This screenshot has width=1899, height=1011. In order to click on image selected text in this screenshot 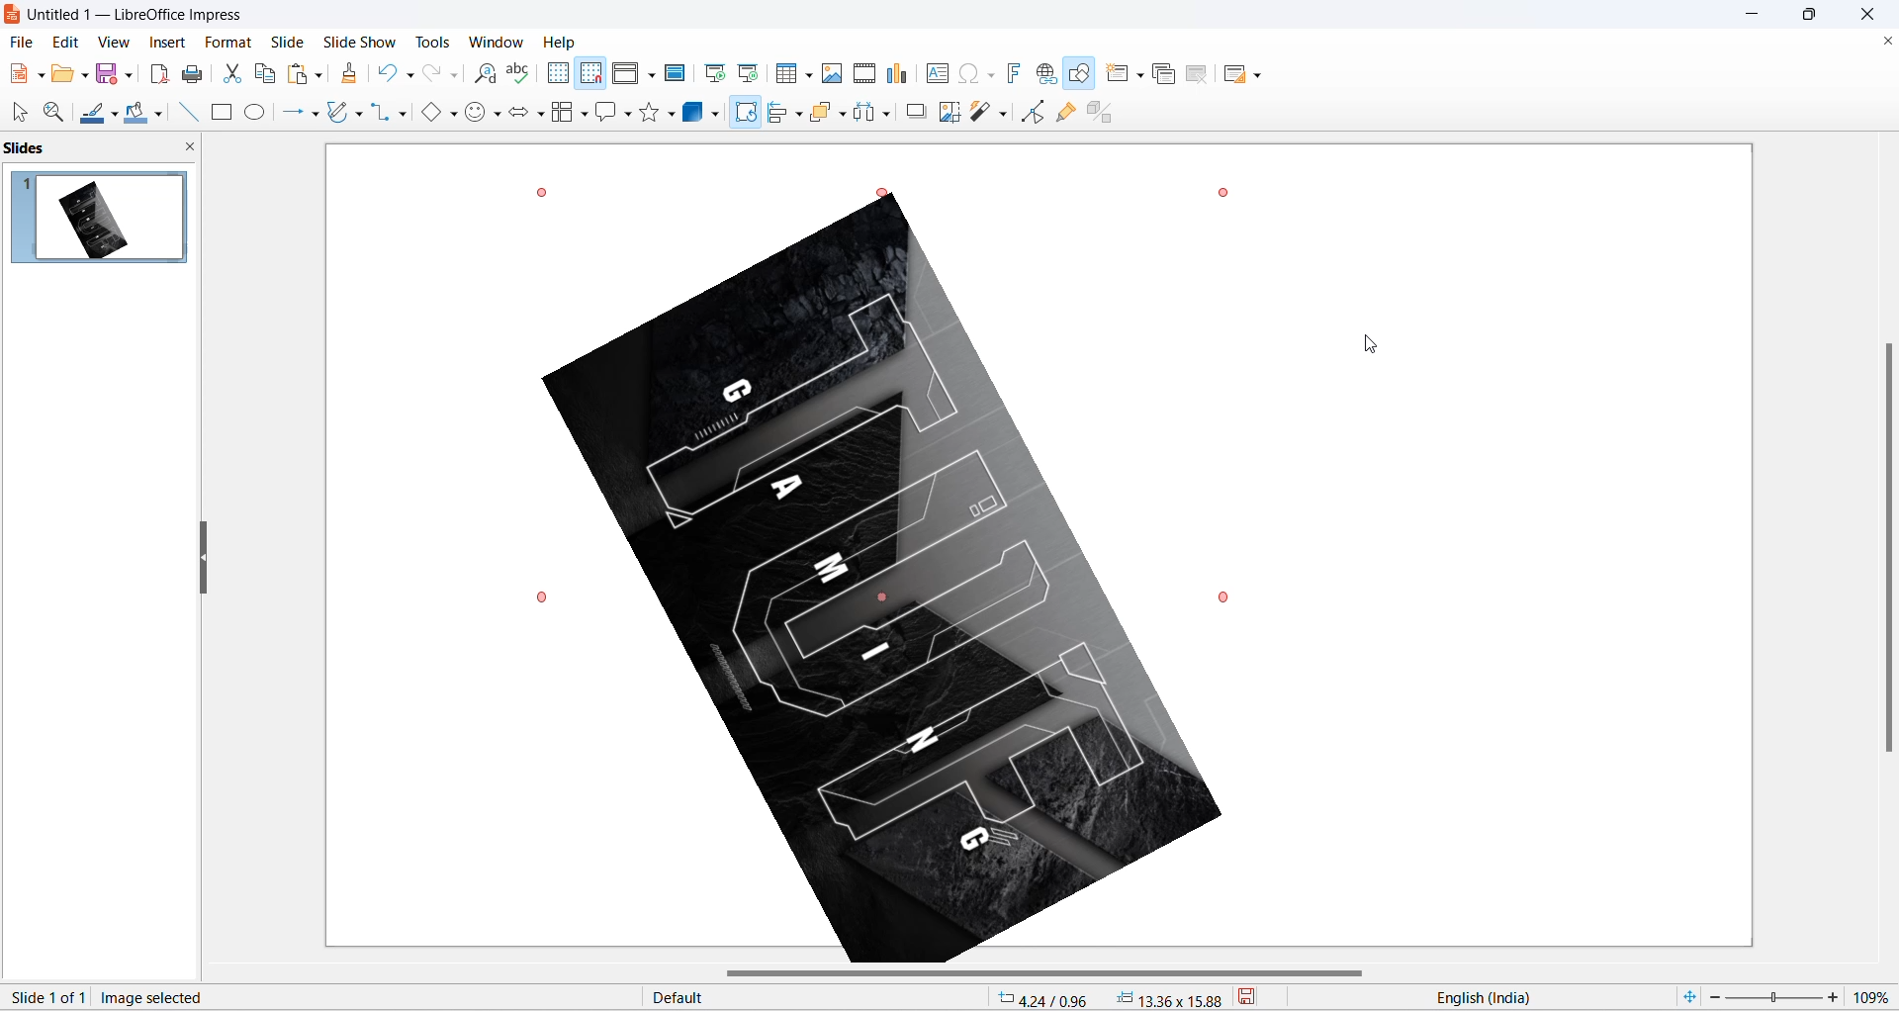, I will do `click(155, 996)`.